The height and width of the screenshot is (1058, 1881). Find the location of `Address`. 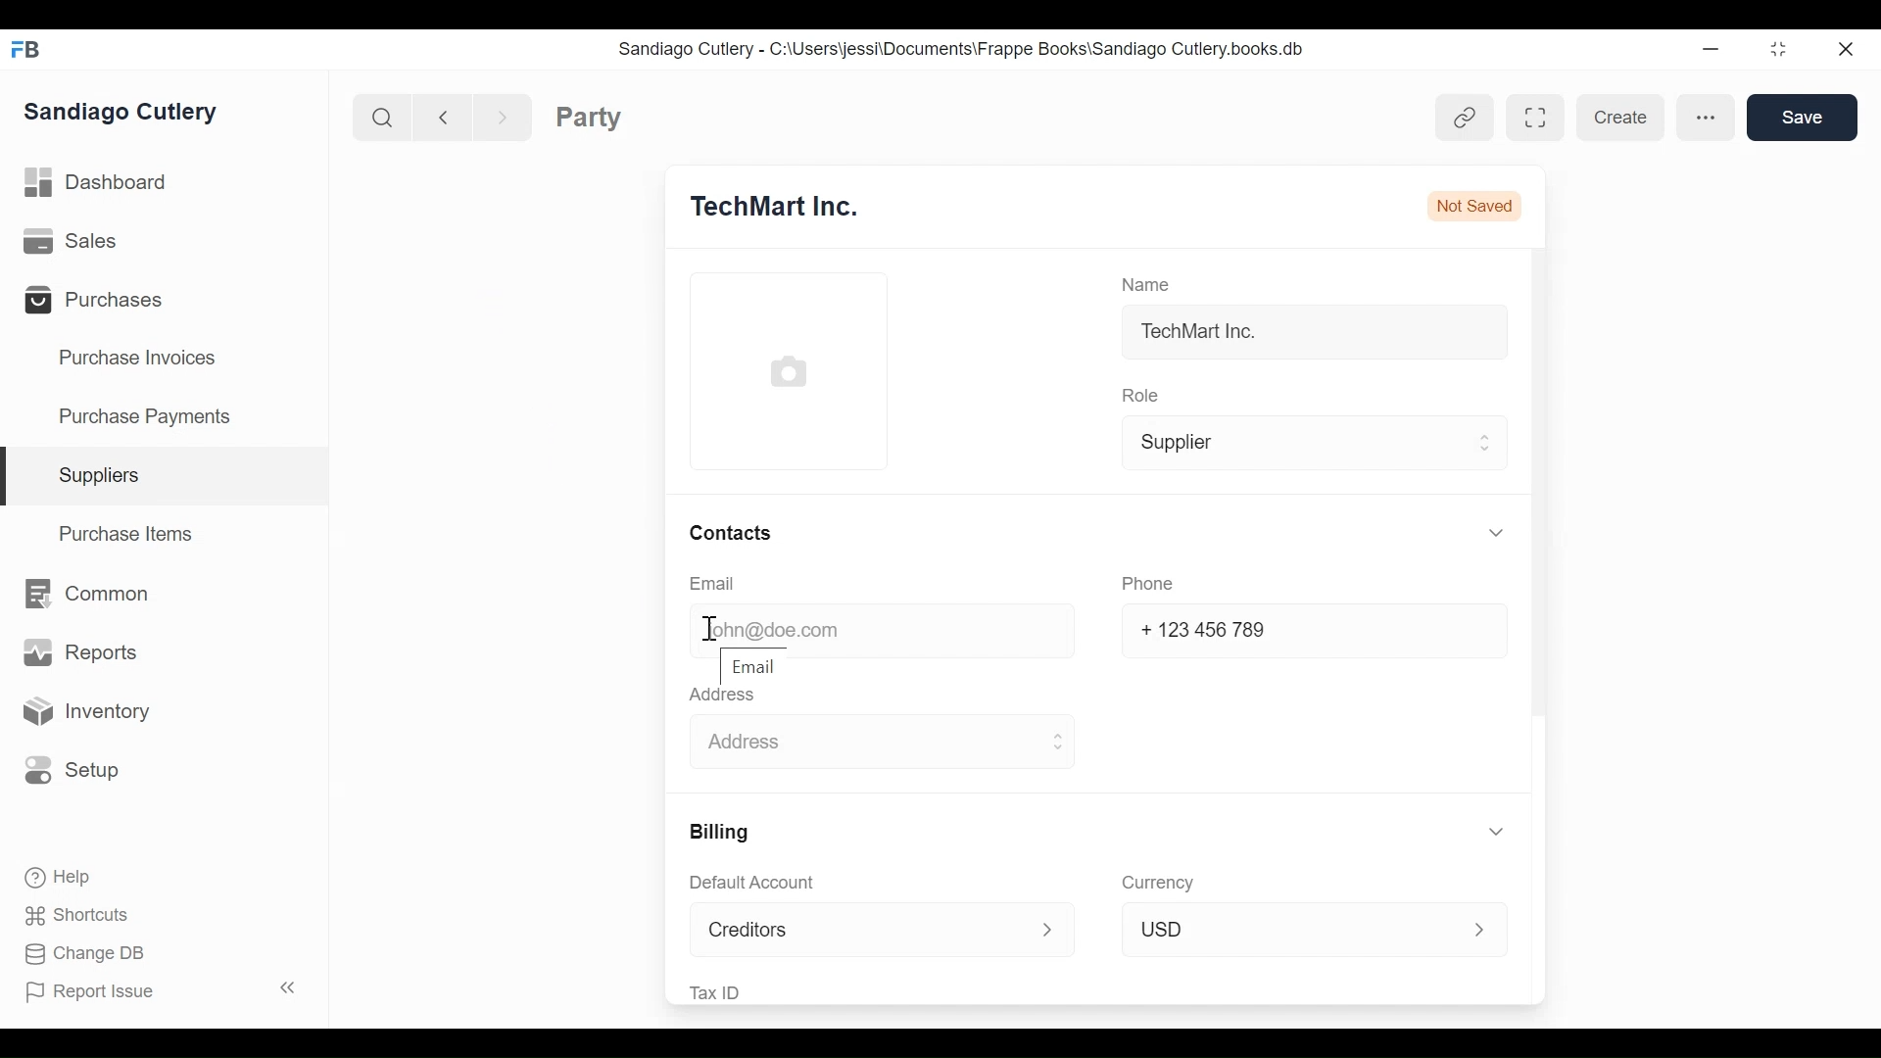

Address is located at coordinates (883, 742).